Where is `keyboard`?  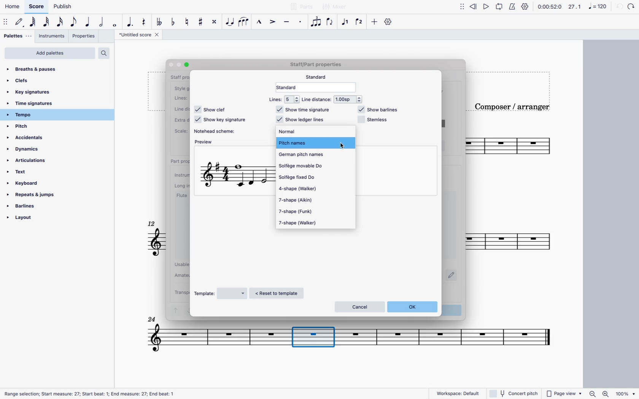 keyboard is located at coordinates (38, 184).